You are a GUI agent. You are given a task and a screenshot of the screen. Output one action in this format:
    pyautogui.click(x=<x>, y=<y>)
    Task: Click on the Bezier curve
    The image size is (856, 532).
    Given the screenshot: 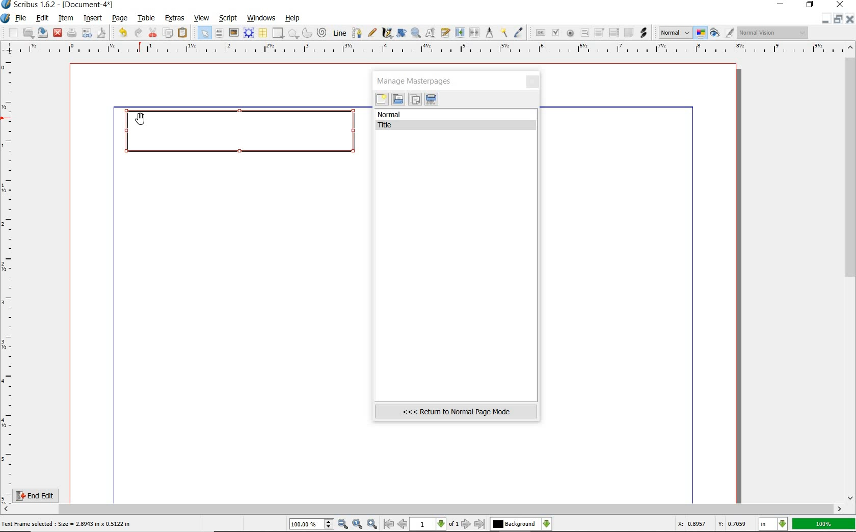 What is the action you would take?
    pyautogui.click(x=356, y=33)
    